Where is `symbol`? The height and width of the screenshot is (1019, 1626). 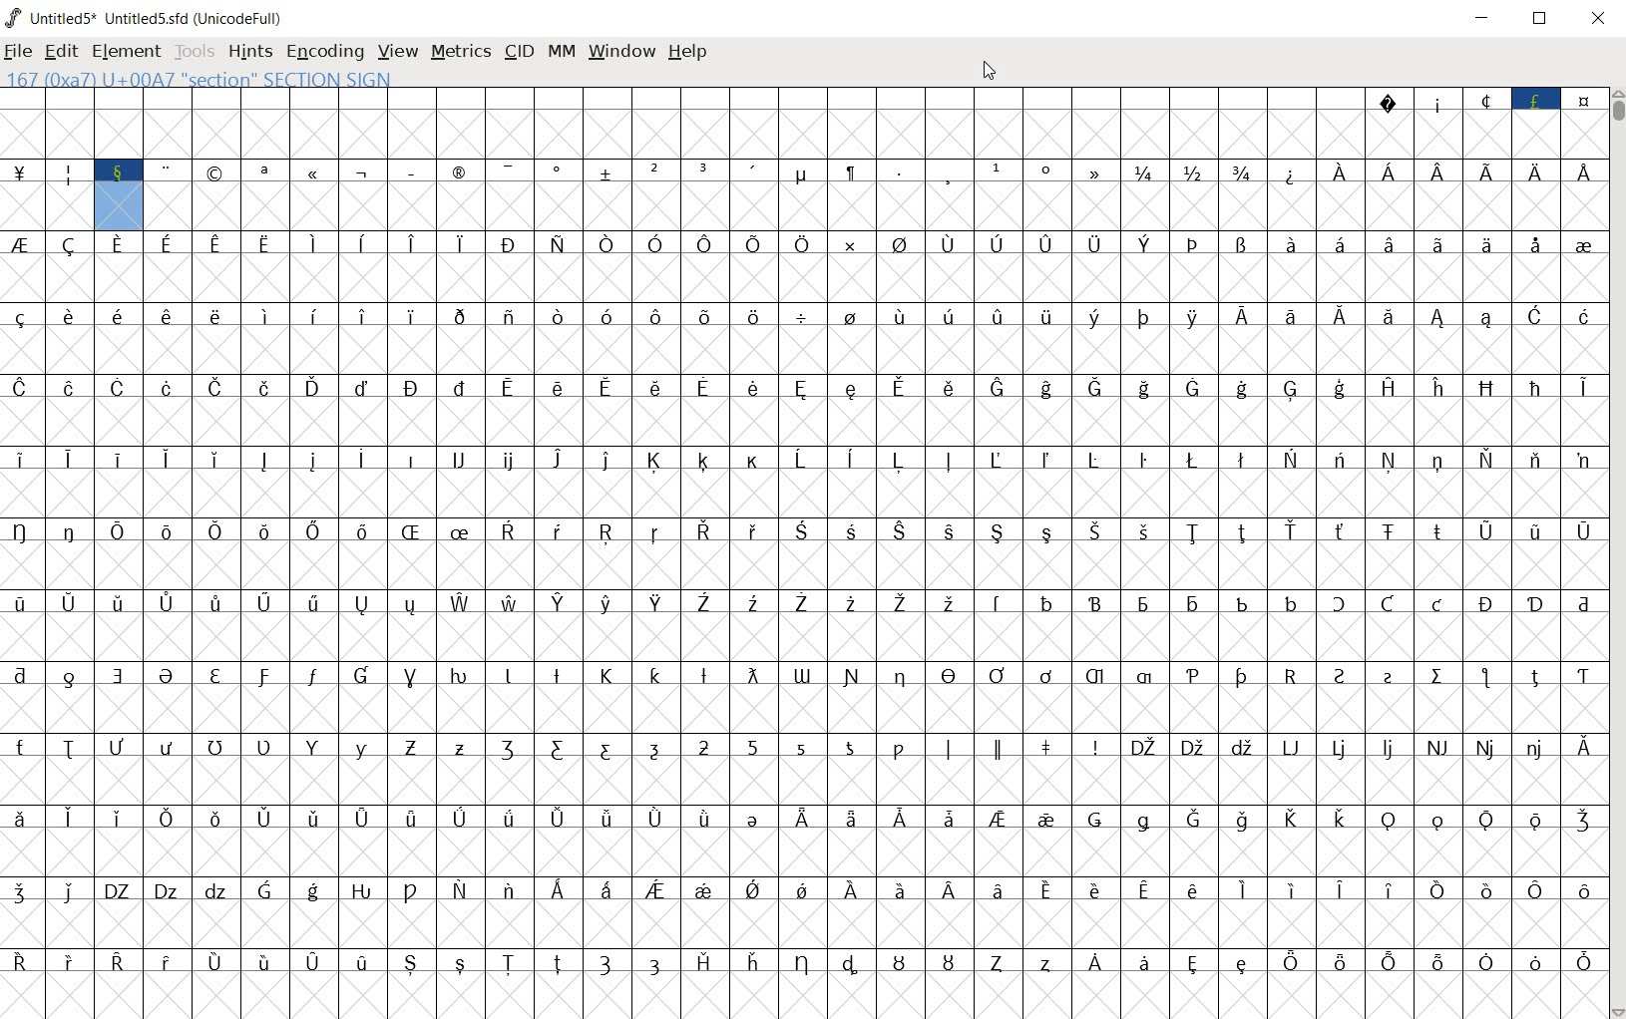
symbol is located at coordinates (1580, 268).